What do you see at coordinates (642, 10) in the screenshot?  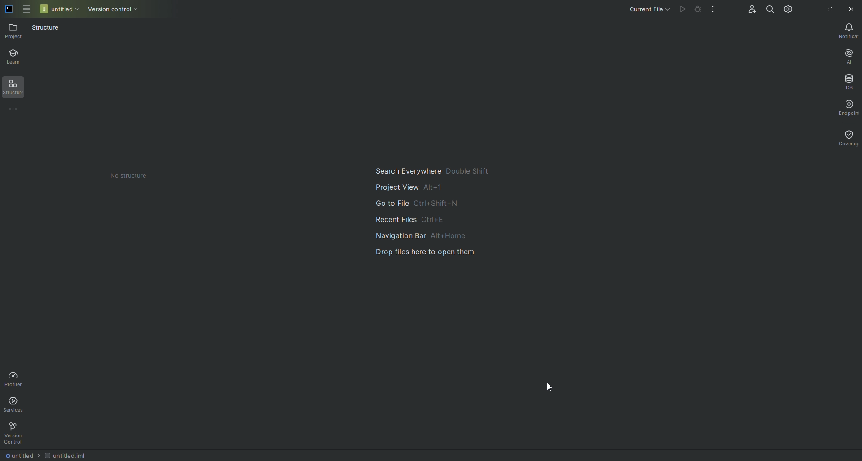 I see `Current File` at bounding box center [642, 10].